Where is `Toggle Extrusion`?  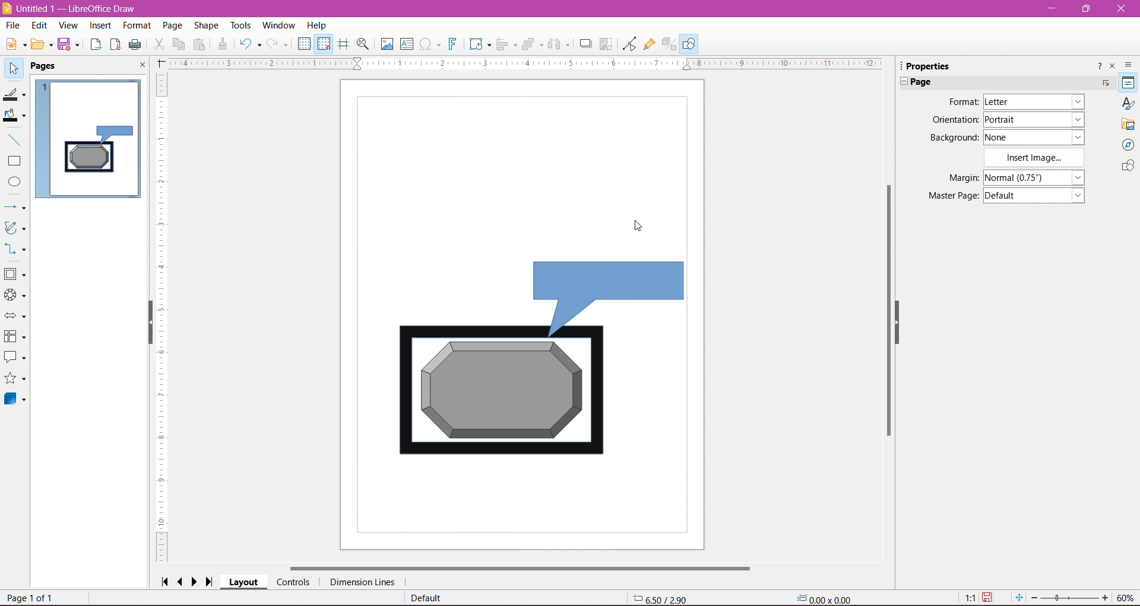
Toggle Extrusion is located at coordinates (669, 44).